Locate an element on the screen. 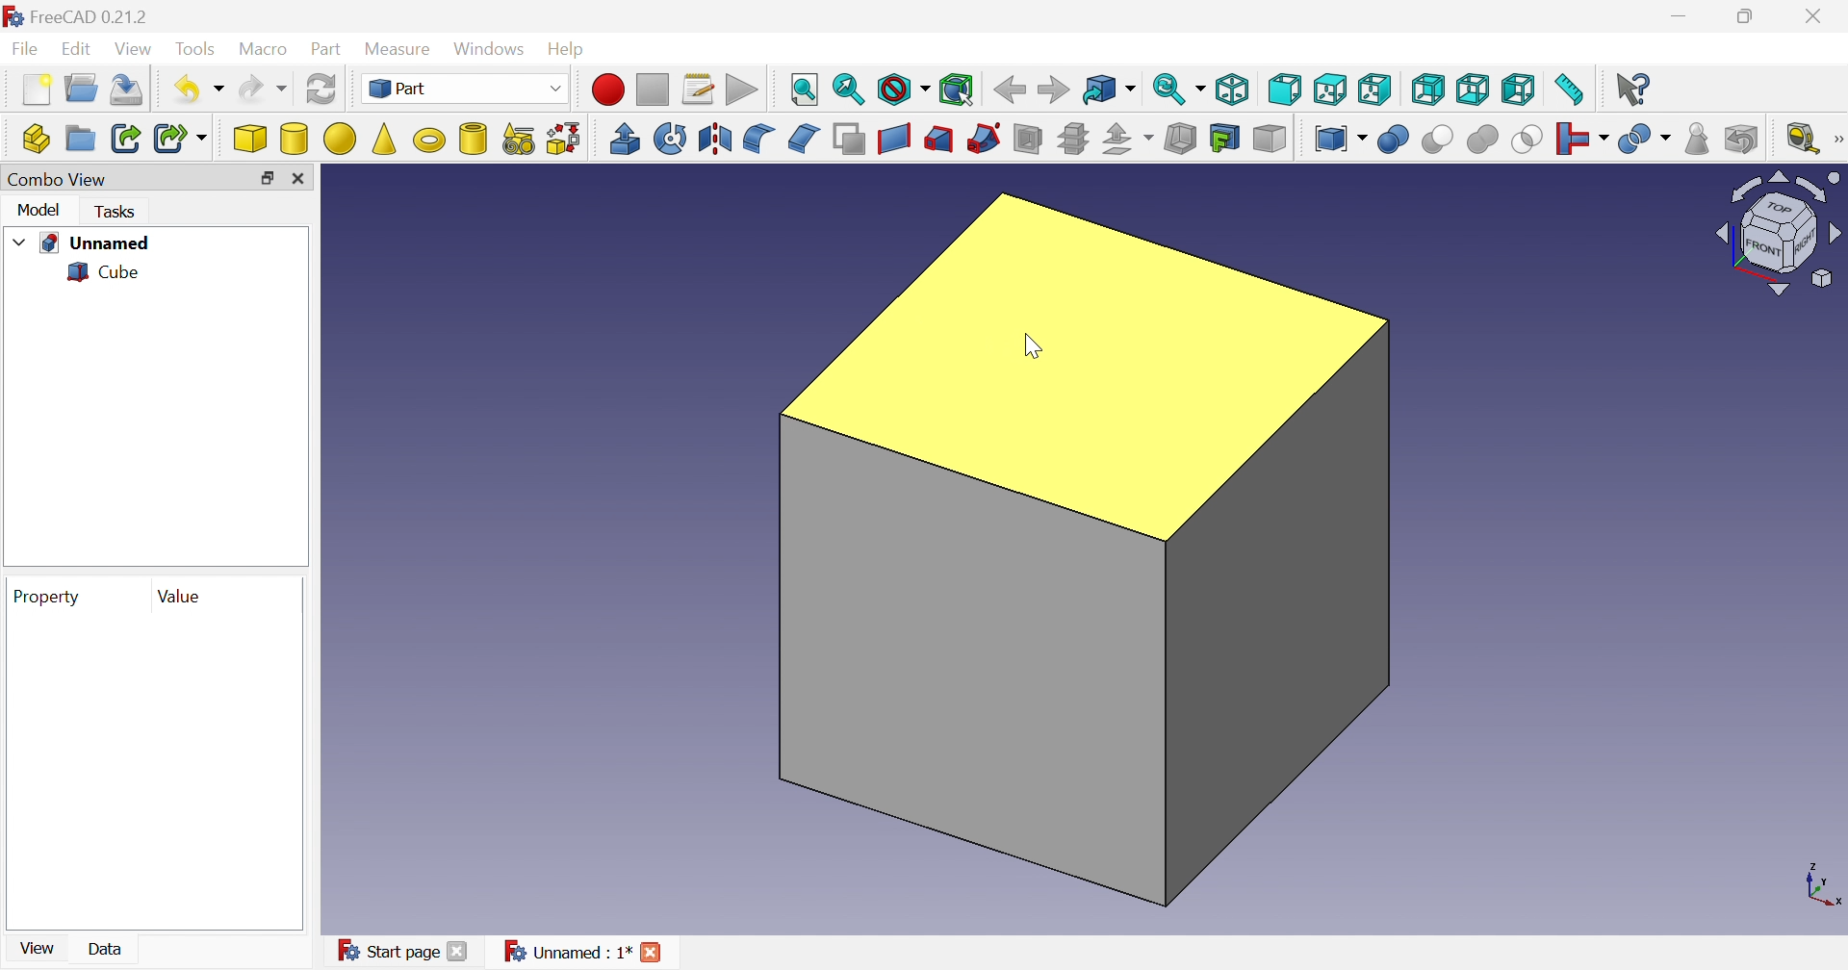  Loft is located at coordinates (938, 140).